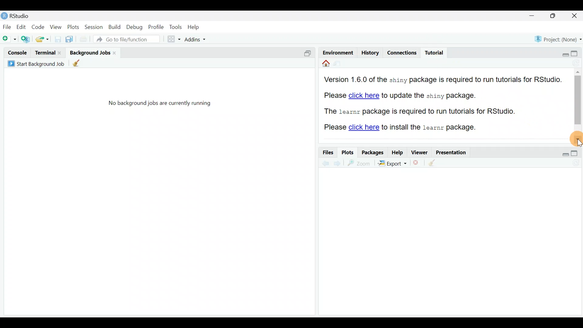 This screenshot has width=583, height=328. What do you see at coordinates (563, 152) in the screenshot?
I see `restore down` at bounding box center [563, 152].